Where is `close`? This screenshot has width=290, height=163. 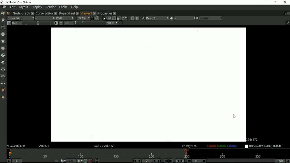
close is located at coordinates (115, 13).